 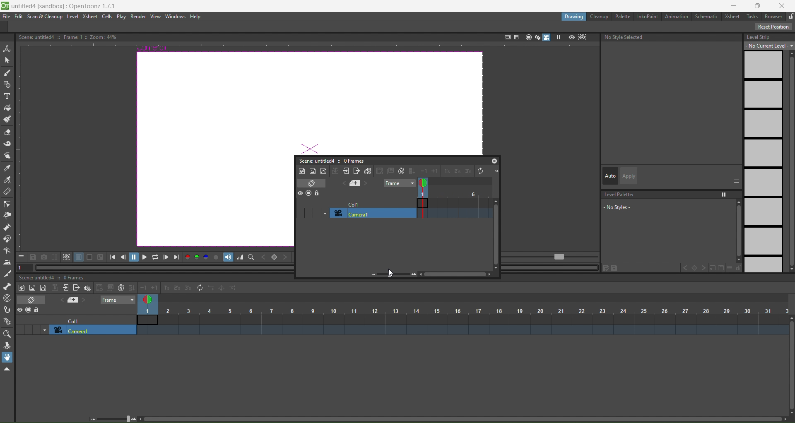 What do you see at coordinates (74, 300) in the screenshot?
I see `add new memo` at bounding box center [74, 300].